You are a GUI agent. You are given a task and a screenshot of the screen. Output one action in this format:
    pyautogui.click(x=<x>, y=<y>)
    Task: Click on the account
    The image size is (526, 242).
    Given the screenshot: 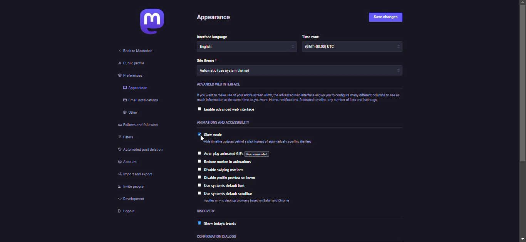 What is the action you would take?
    pyautogui.click(x=130, y=162)
    